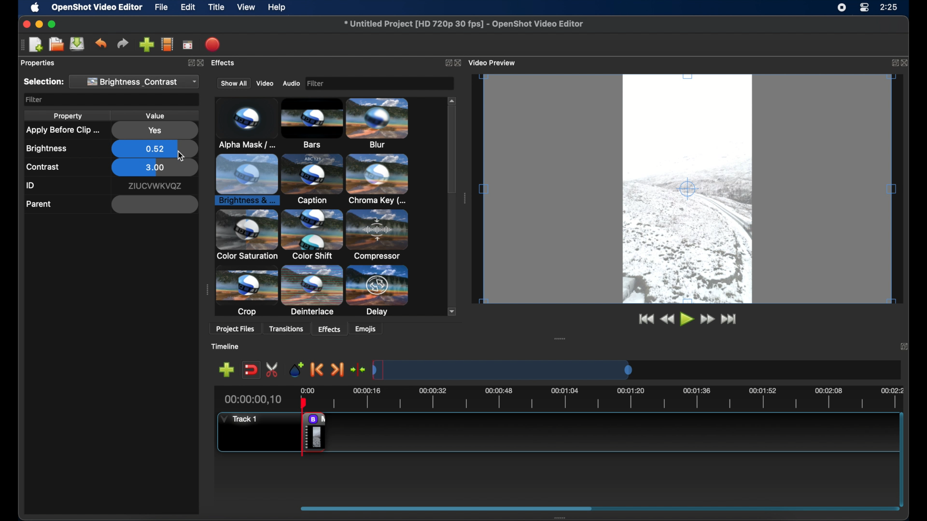  What do you see at coordinates (515, 507) in the screenshot?
I see `scroll box` at bounding box center [515, 507].